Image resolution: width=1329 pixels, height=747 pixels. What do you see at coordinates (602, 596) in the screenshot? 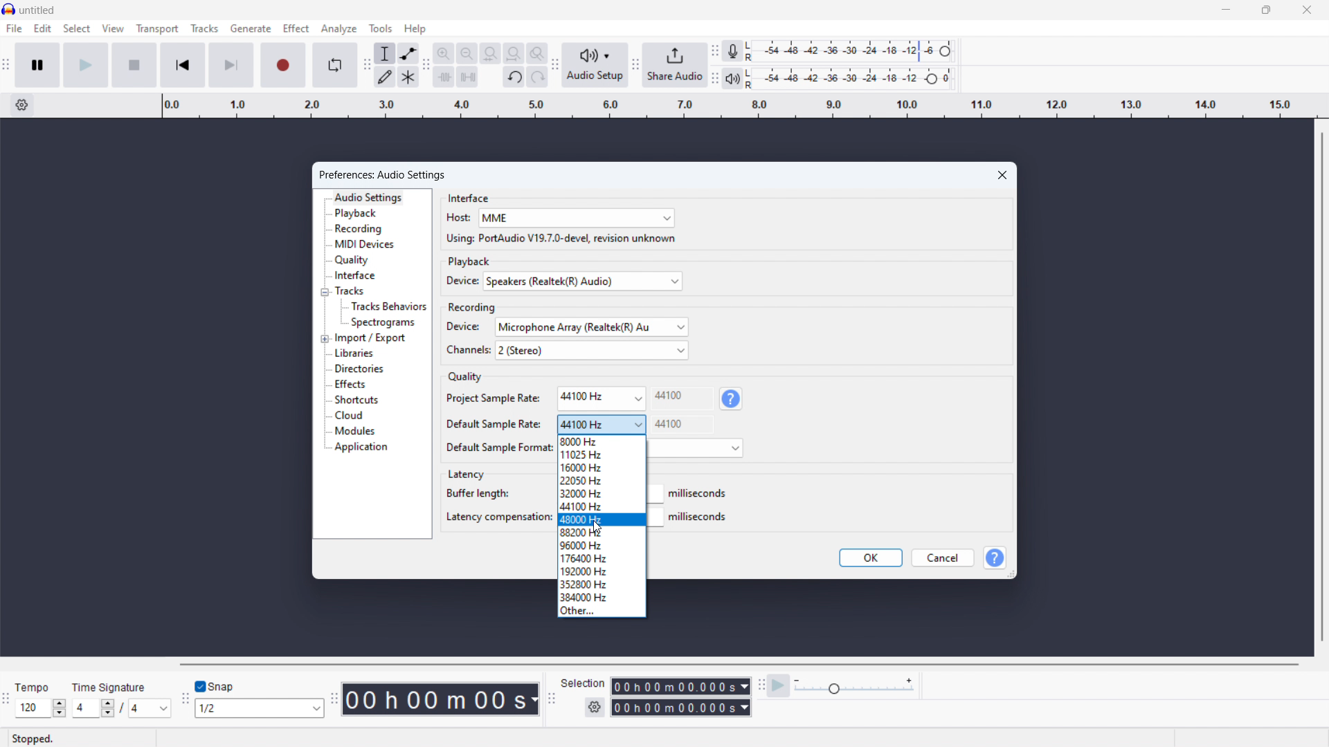
I see `384000 Hz` at bounding box center [602, 596].